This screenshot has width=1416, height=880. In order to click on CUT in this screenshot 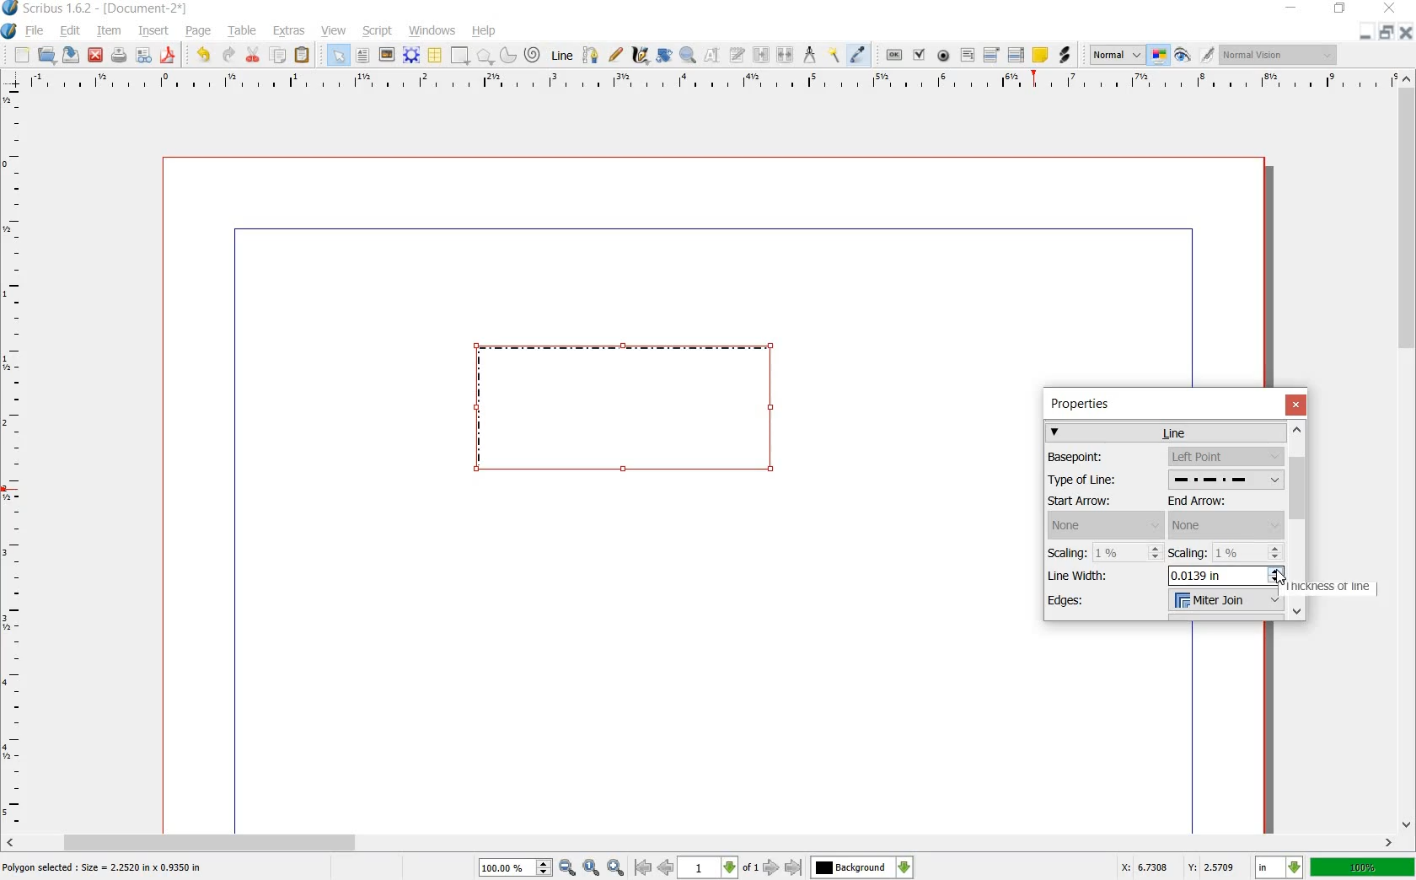, I will do `click(254, 55)`.